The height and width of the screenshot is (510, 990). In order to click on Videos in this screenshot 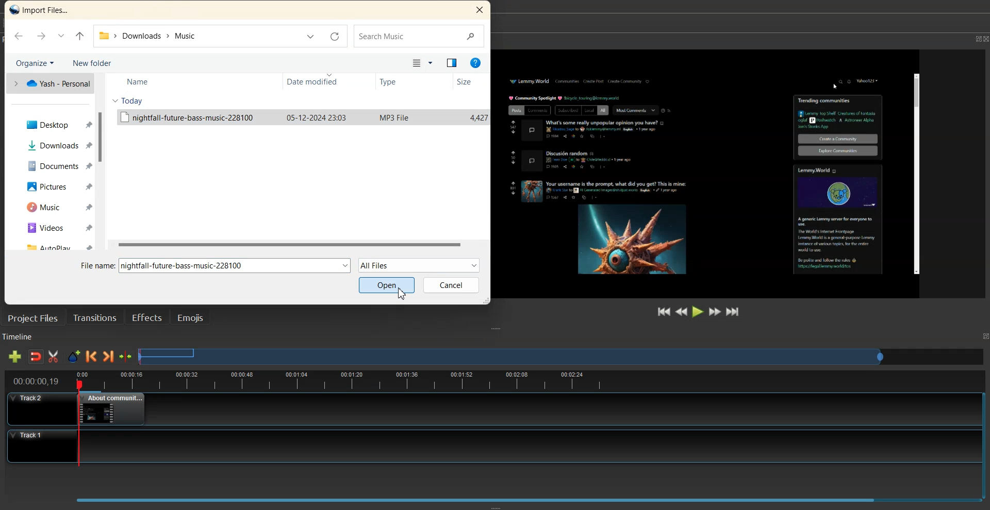, I will do `click(49, 228)`.